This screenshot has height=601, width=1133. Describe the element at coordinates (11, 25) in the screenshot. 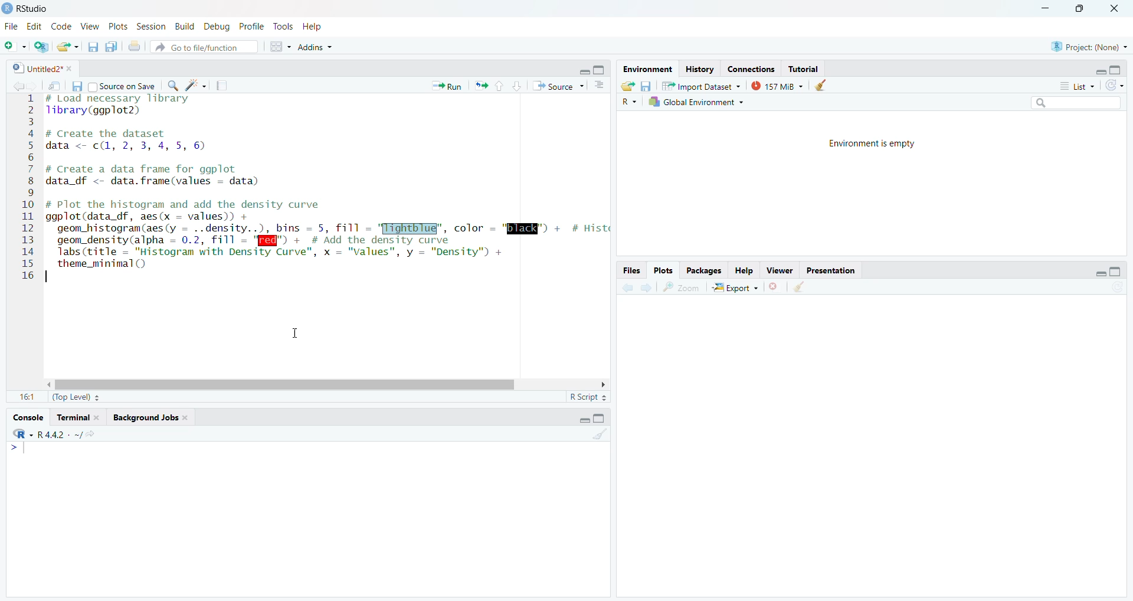

I see `File` at that location.